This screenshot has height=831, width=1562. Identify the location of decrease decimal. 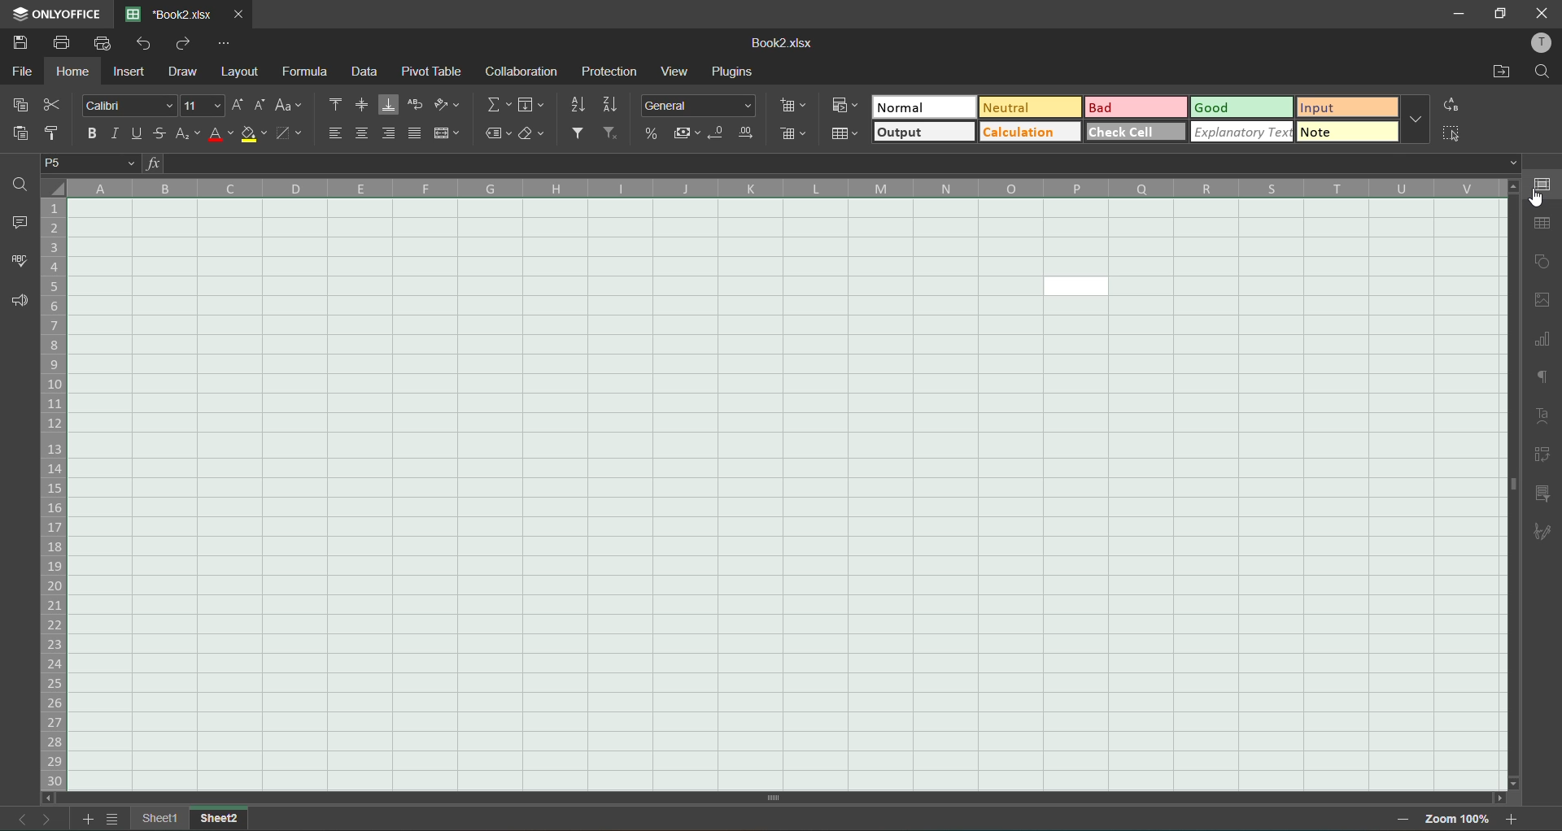
(718, 133).